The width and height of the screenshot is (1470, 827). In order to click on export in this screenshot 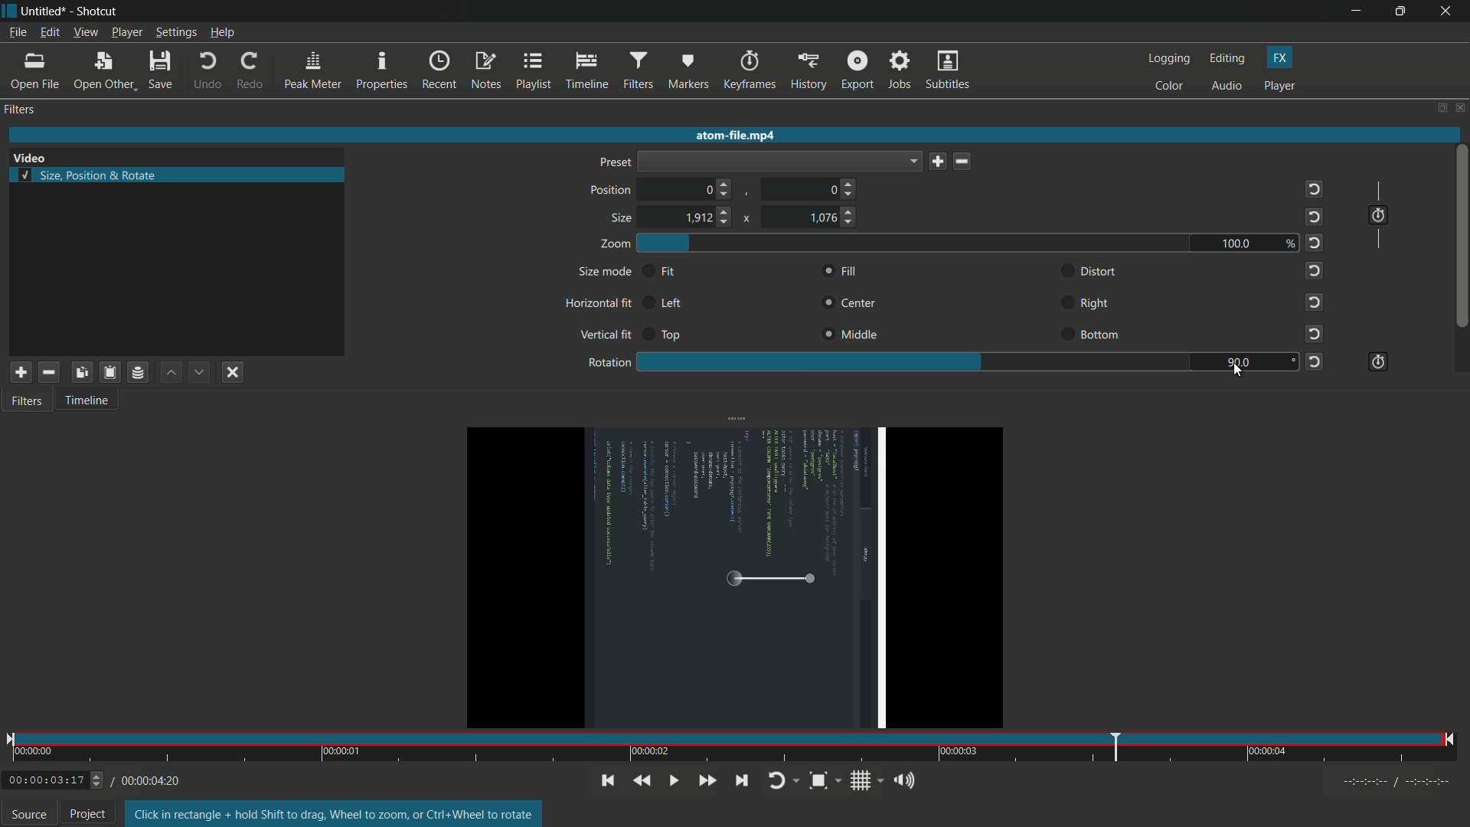, I will do `click(855, 71)`.